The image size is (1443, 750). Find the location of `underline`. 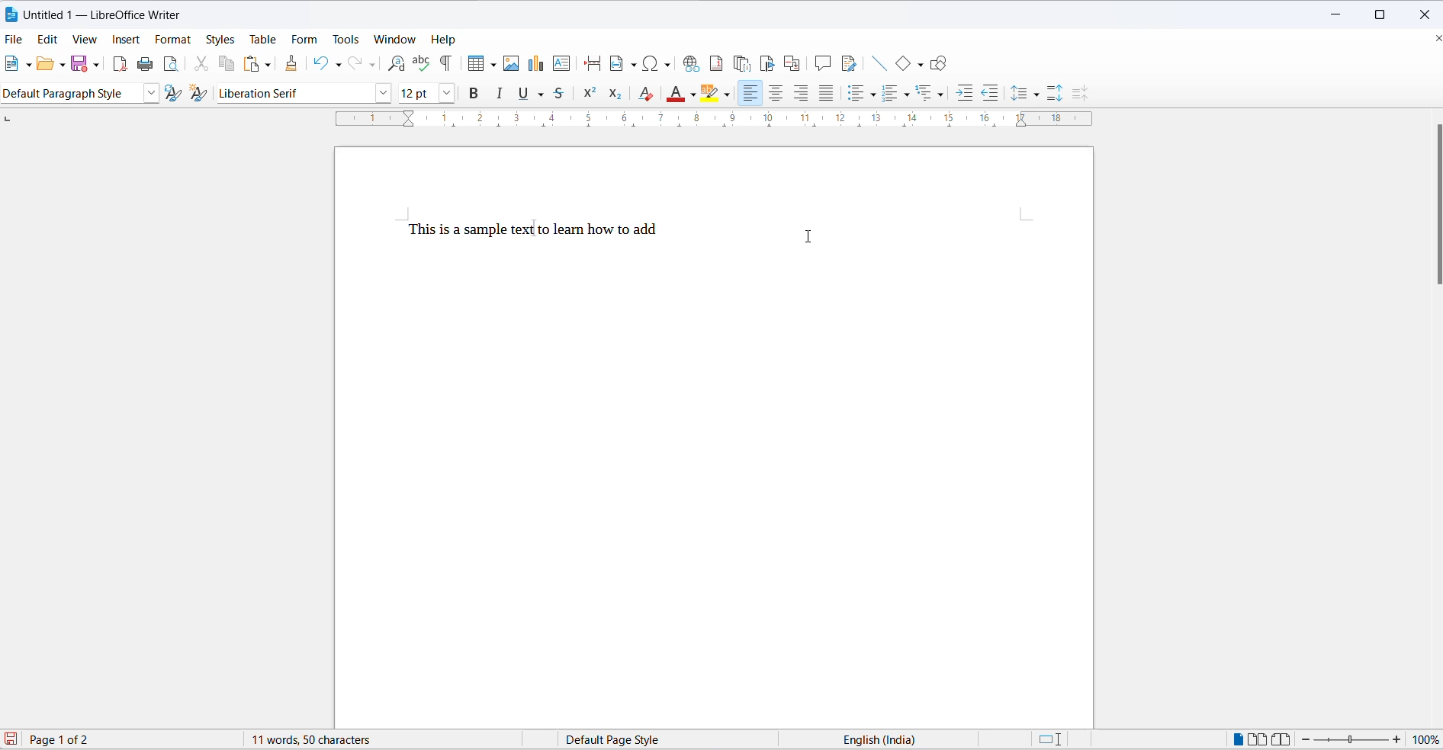

underline is located at coordinates (525, 95).